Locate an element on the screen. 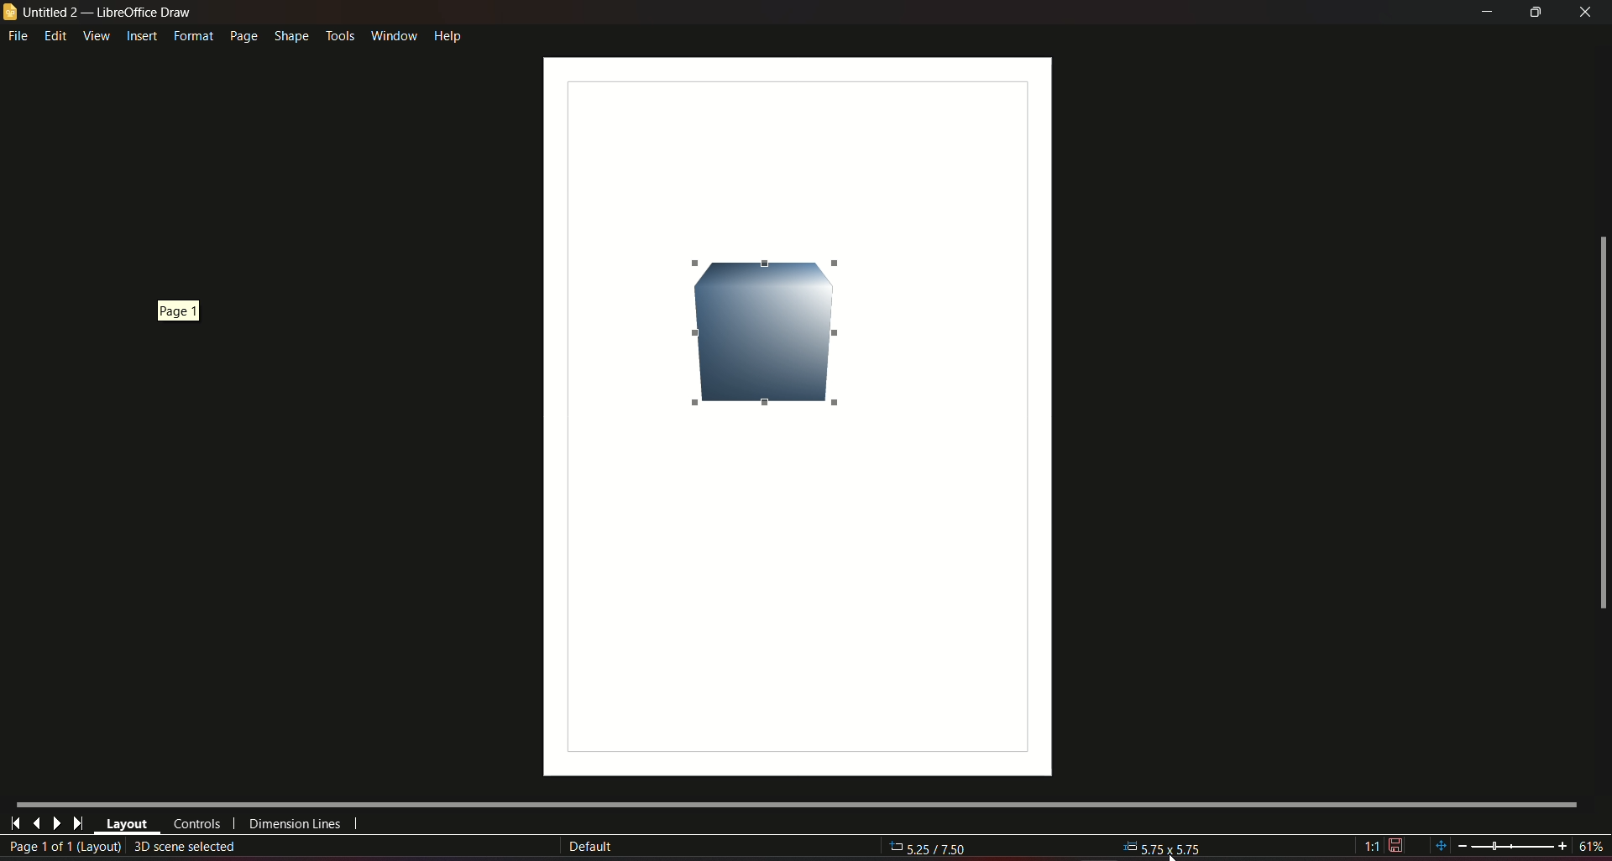  1:1 is located at coordinates (1384, 846).